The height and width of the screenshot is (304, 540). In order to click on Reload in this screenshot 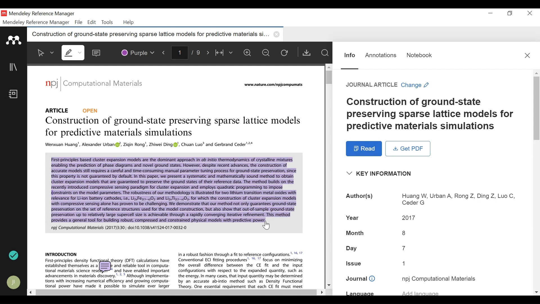, I will do `click(286, 52)`.